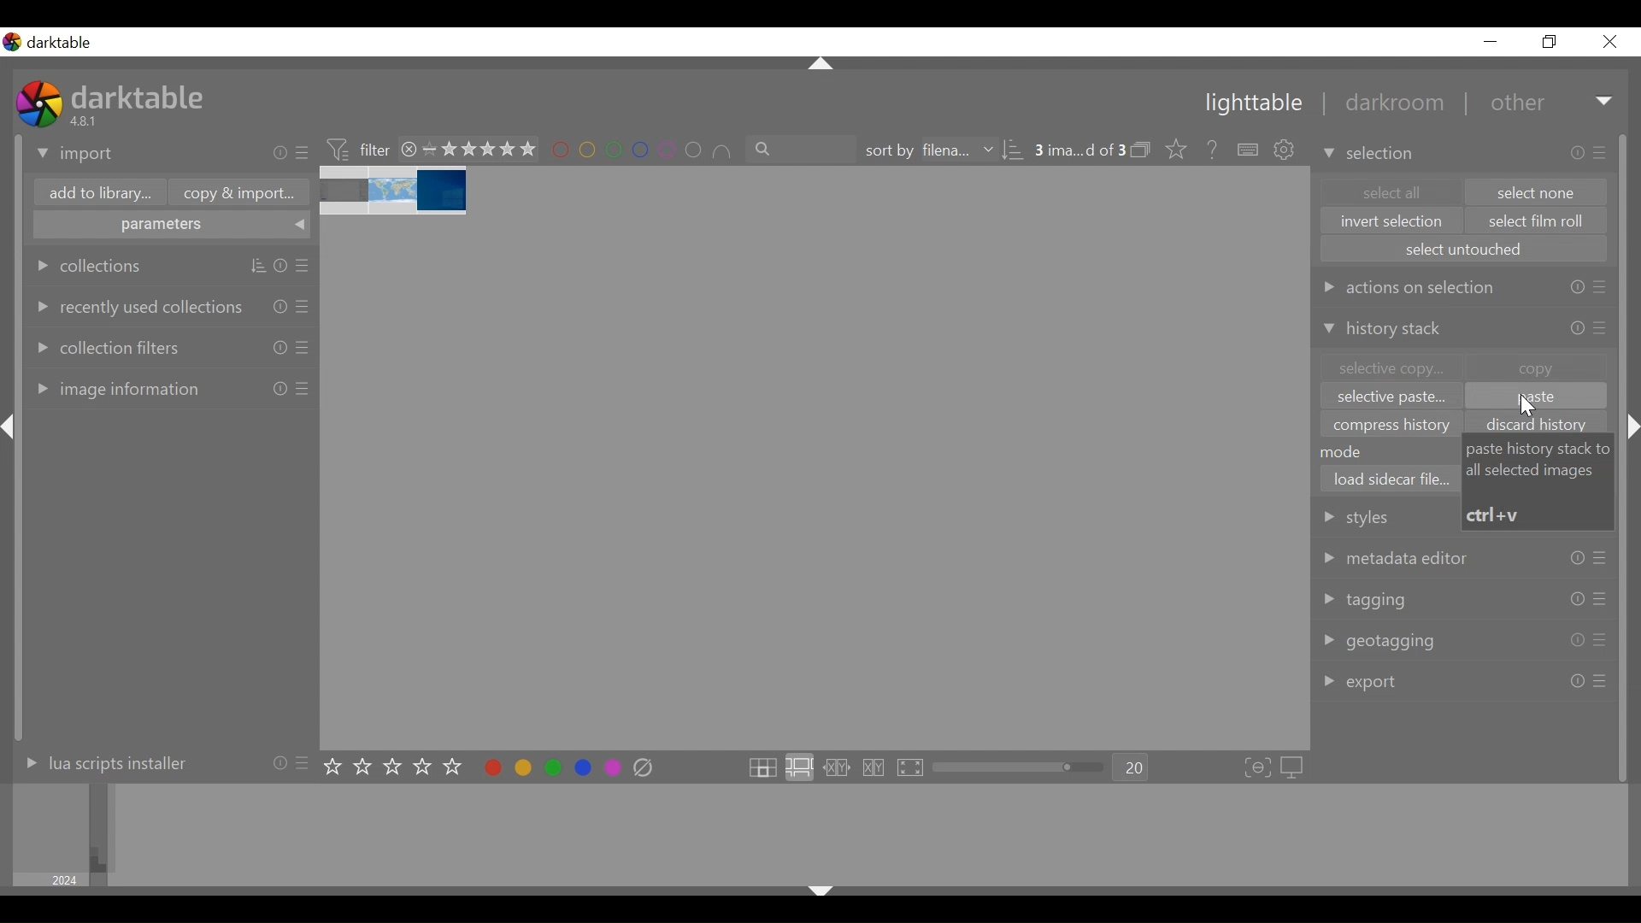  I want to click on info, so click(280, 267).